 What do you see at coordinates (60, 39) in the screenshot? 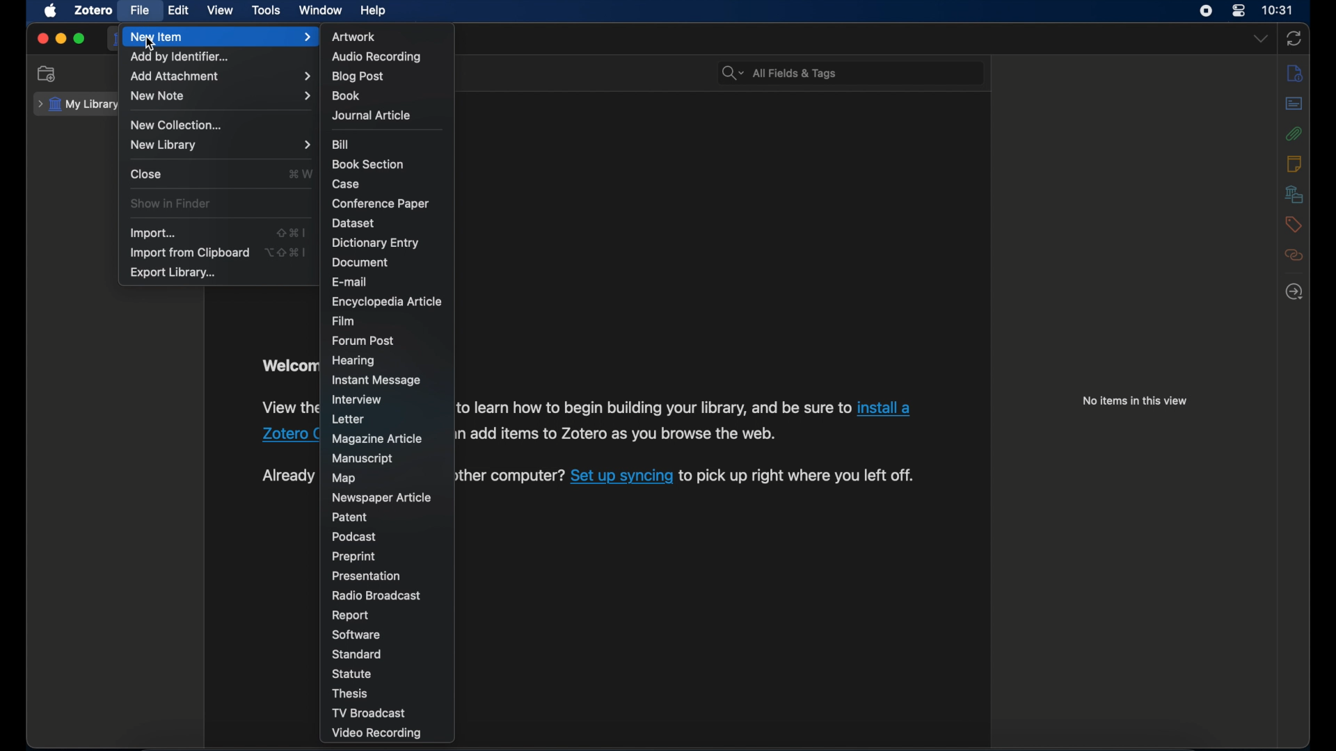
I see `minimize` at bounding box center [60, 39].